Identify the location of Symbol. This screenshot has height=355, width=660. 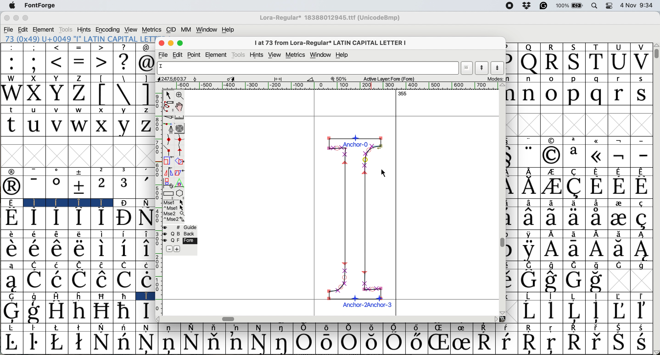
(34, 342).